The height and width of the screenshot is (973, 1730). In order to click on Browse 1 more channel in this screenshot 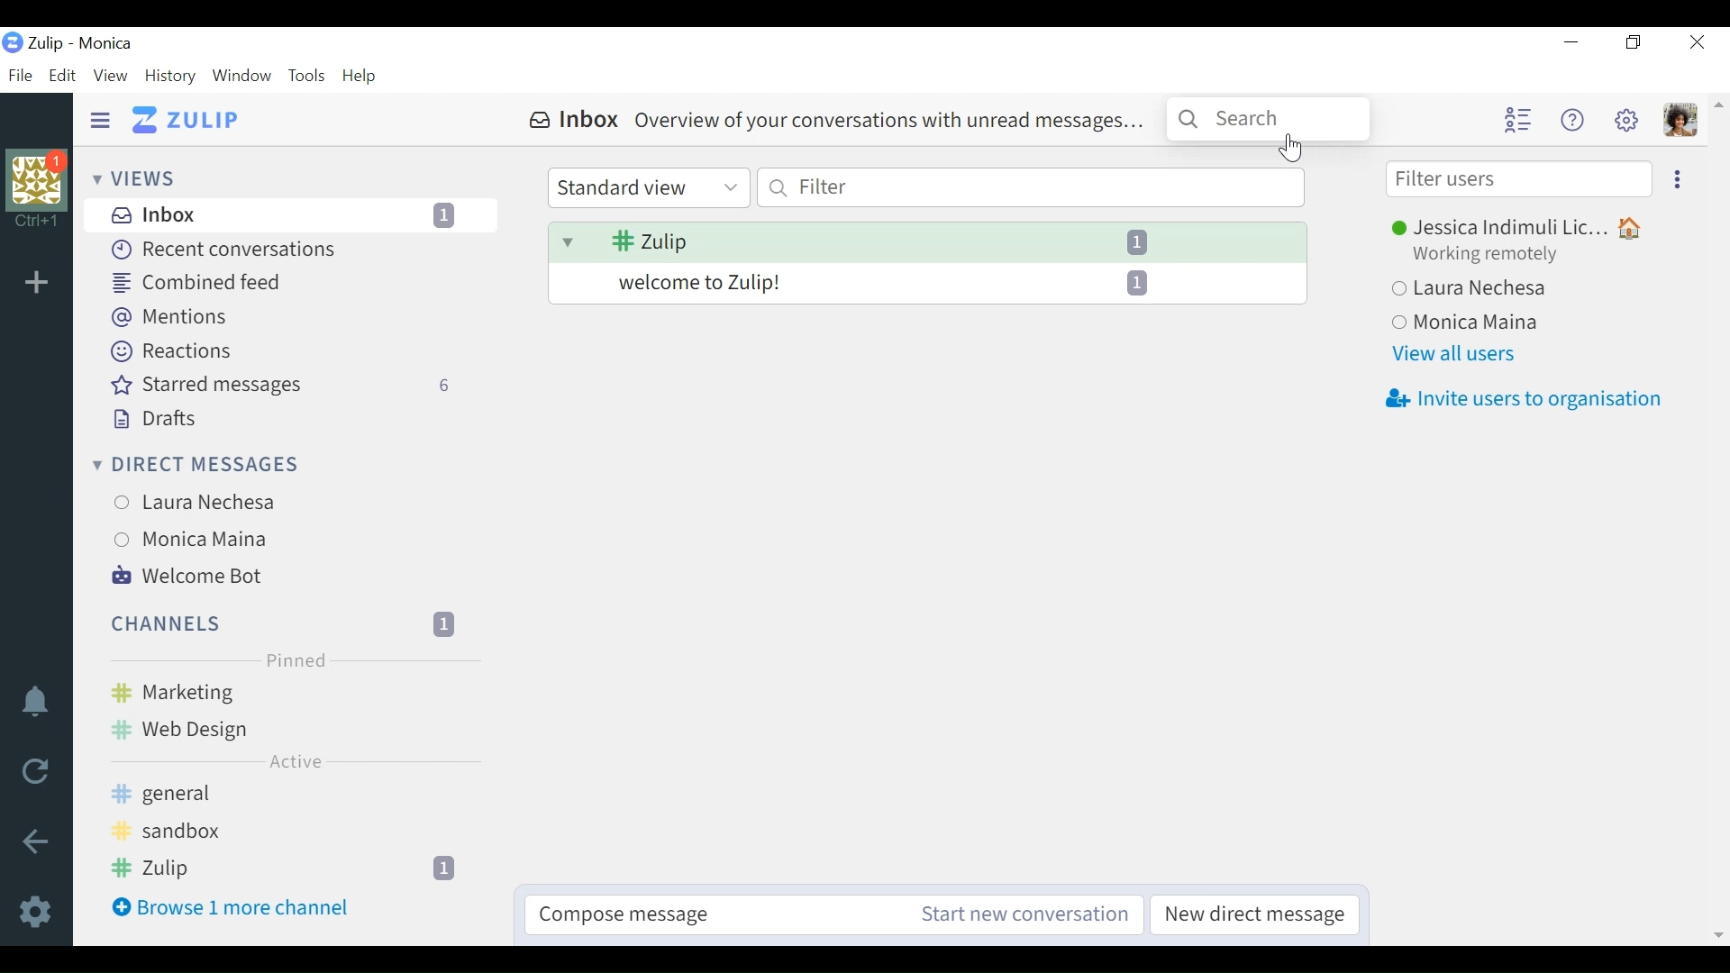, I will do `click(233, 906)`.